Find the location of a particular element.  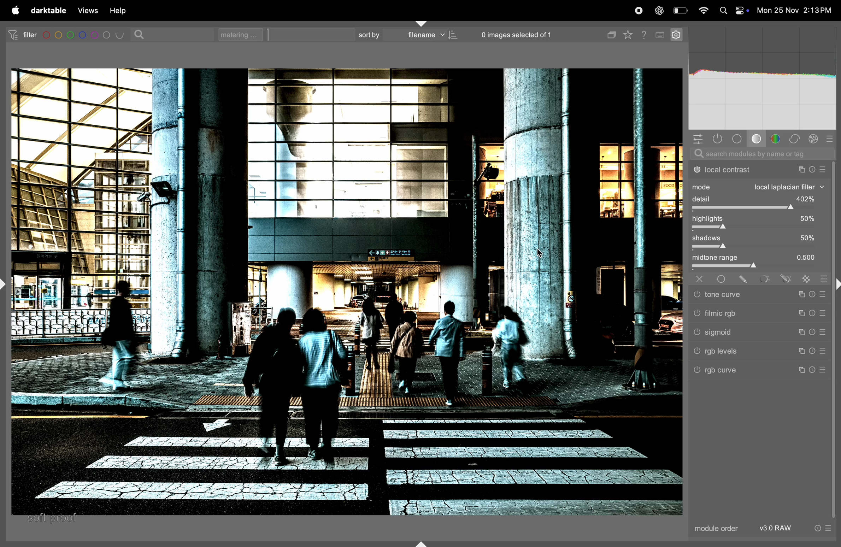

detail is located at coordinates (760, 199).